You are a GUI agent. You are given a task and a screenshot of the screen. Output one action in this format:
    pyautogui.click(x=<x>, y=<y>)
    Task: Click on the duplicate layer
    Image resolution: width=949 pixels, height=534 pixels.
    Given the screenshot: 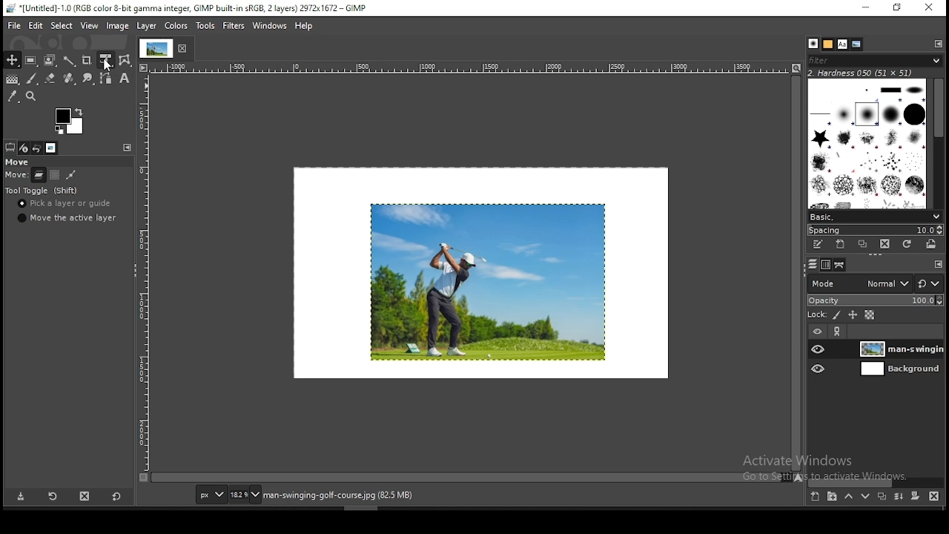 What is the action you would take?
    pyautogui.click(x=882, y=495)
    